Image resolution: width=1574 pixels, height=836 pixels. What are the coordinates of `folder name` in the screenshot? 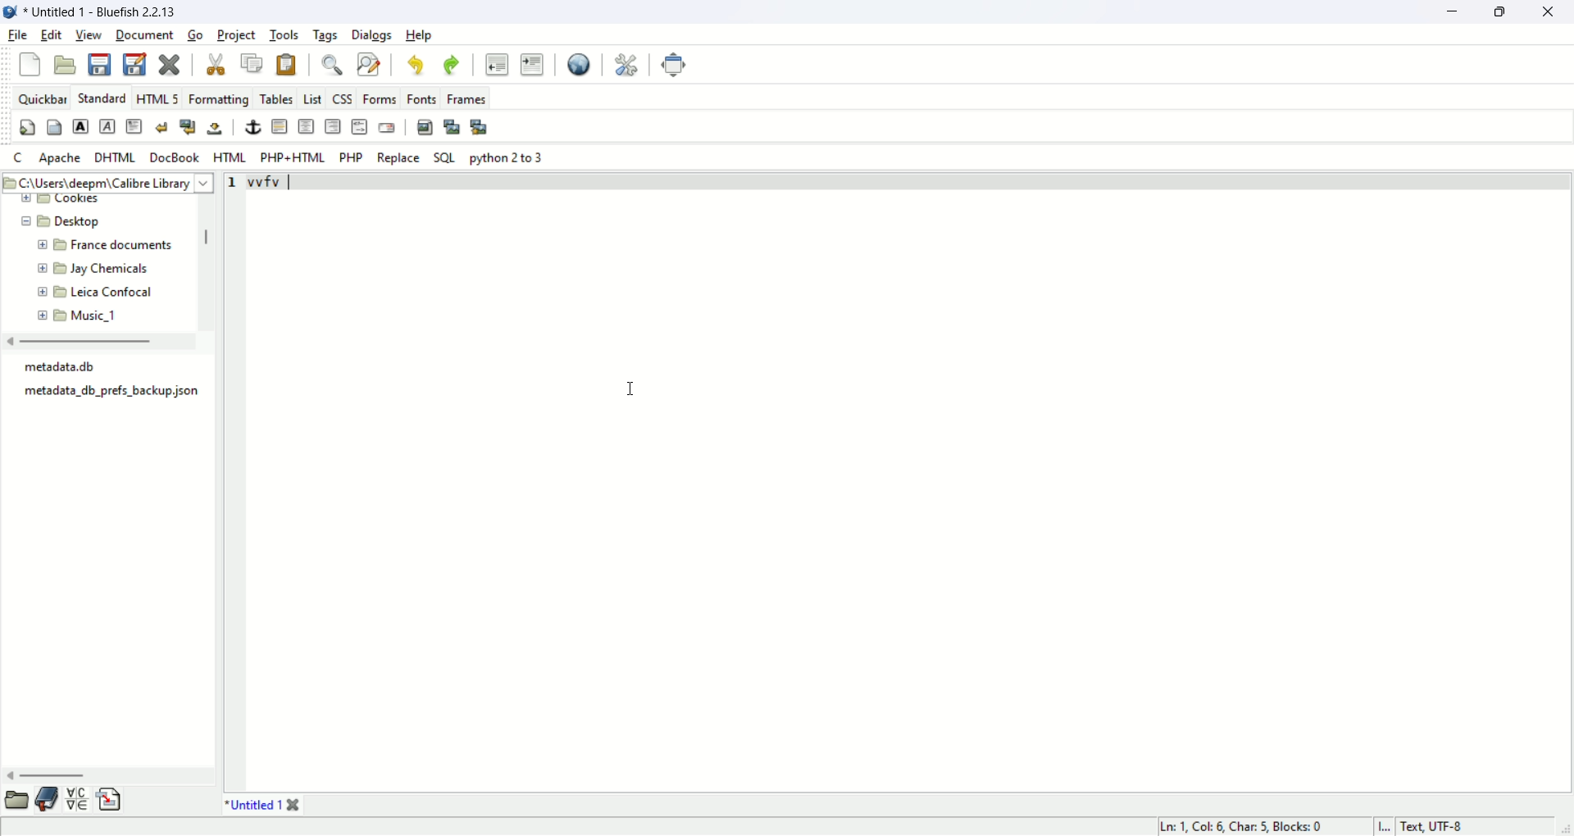 It's located at (105, 291).